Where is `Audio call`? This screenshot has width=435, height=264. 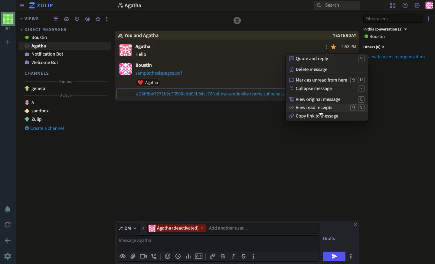
Audio call is located at coordinates (154, 257).